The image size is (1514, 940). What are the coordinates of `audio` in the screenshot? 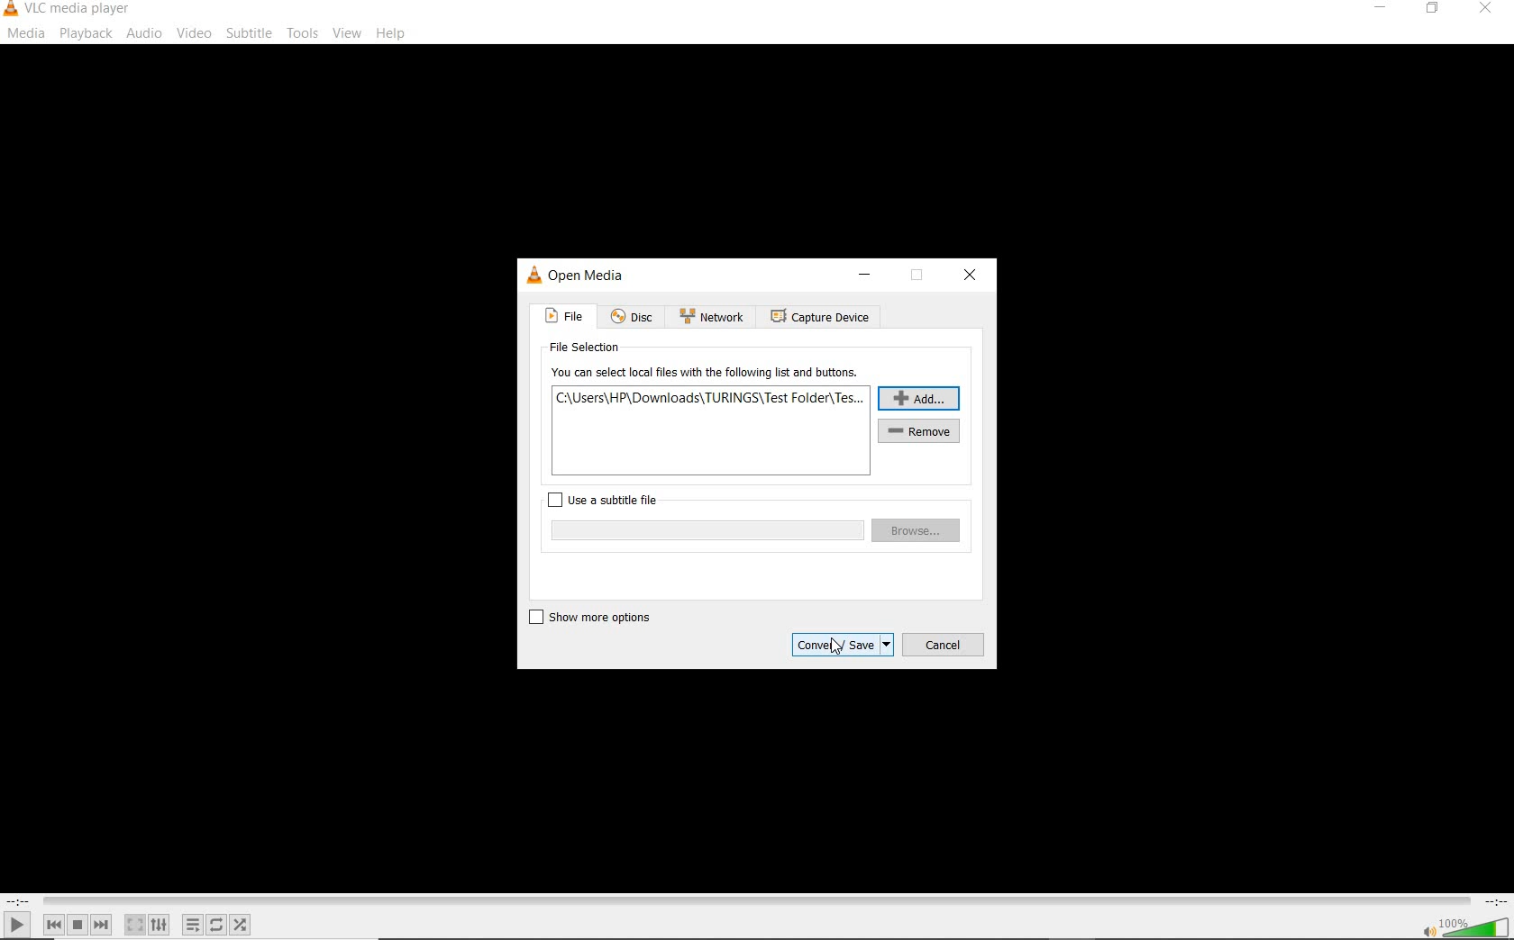 It's located at (146, 33).